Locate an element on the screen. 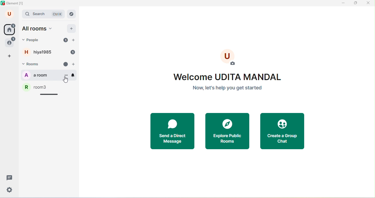 The width and height of the screenshot is (375, 198). close is located at coordinates (368, 3).